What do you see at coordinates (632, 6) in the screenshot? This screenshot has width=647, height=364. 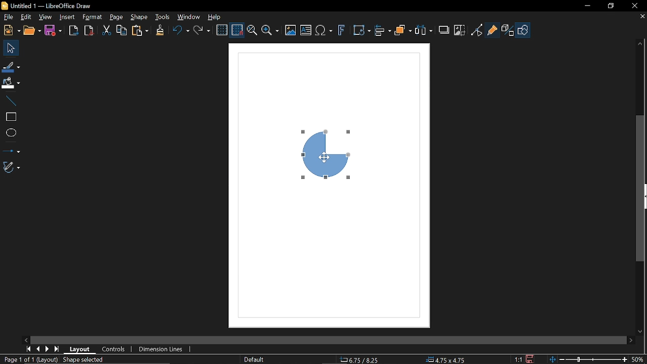 I see `Close` at bounding box center [632, 6].